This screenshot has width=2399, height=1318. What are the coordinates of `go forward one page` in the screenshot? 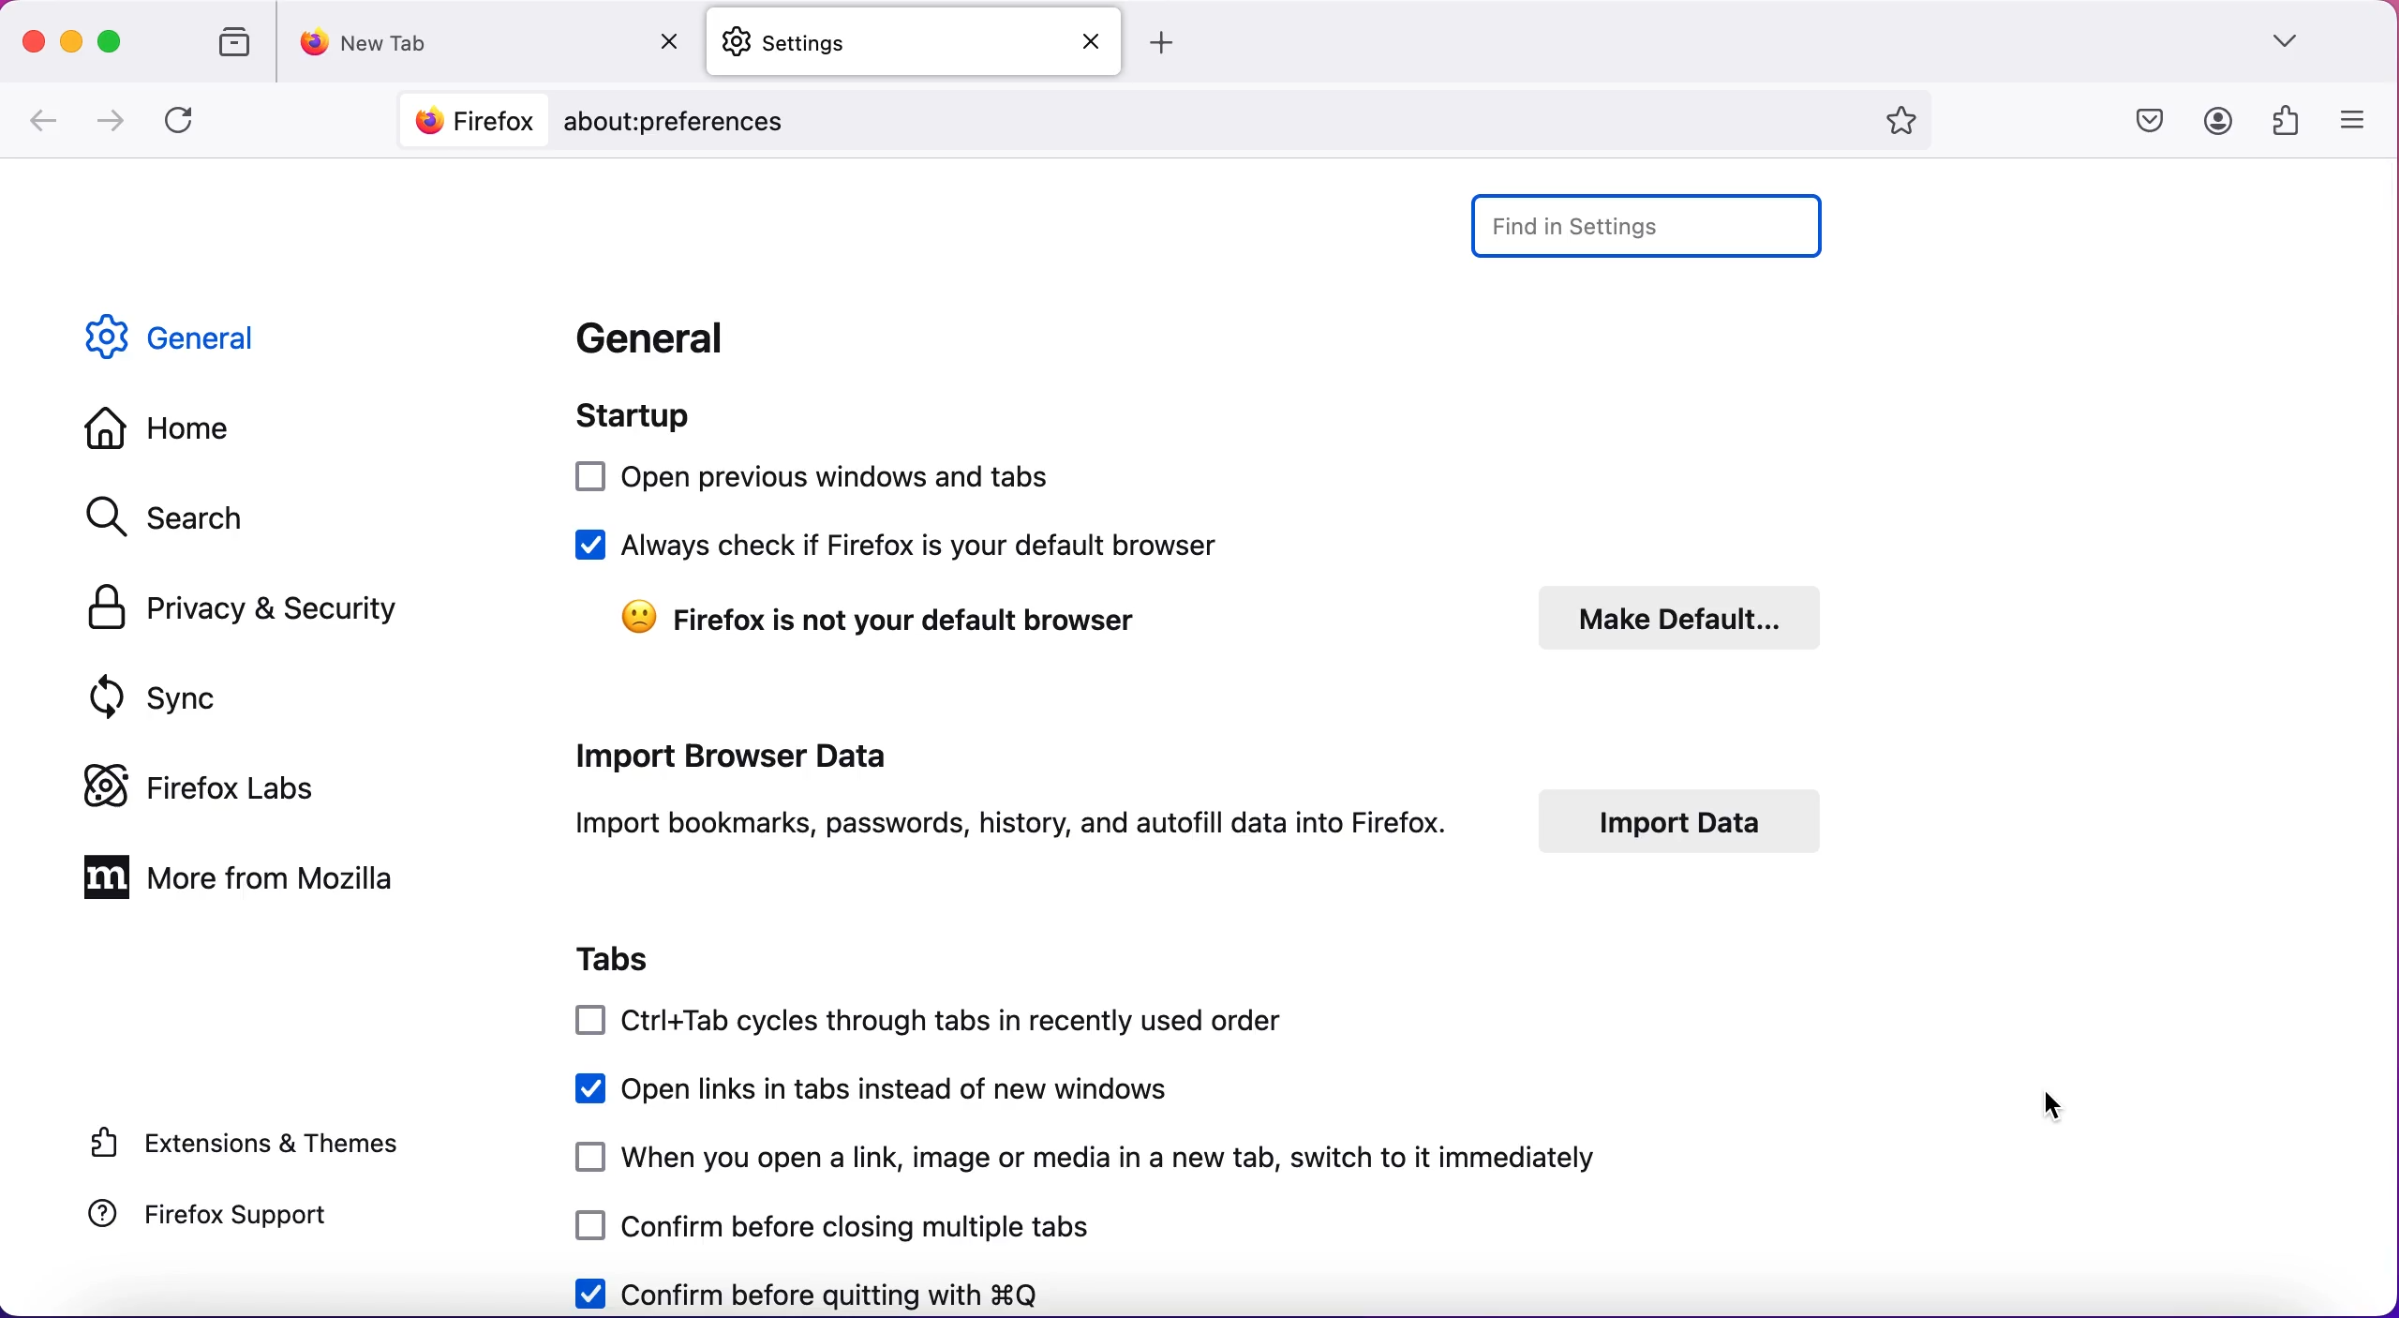 It's located at (114, 123).